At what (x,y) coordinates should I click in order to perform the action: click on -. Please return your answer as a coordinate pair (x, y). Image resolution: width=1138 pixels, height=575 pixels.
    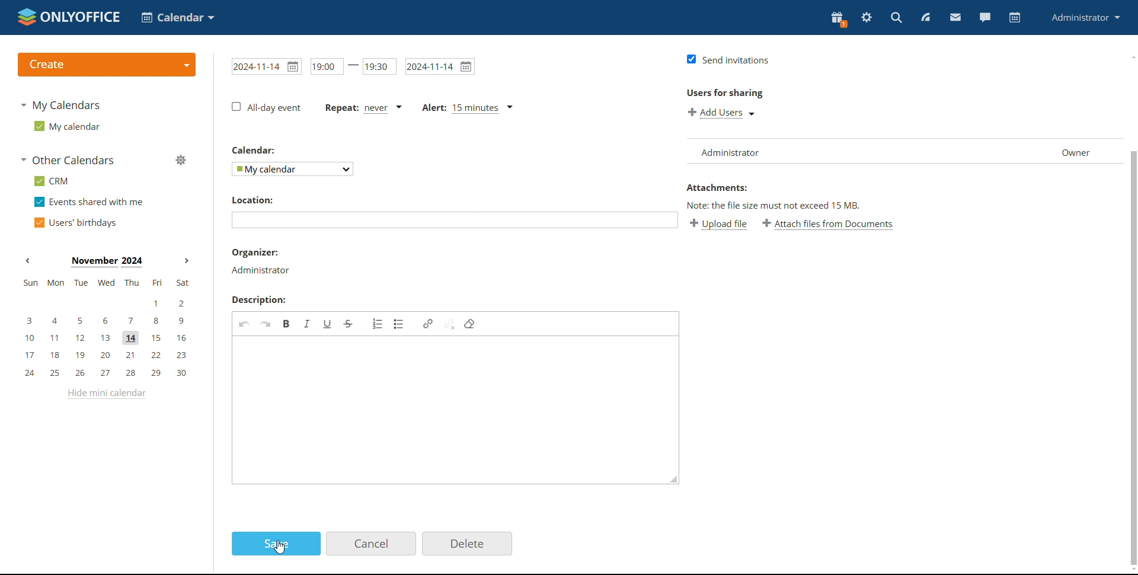
    Looking at the image, I should click on (356, 65).